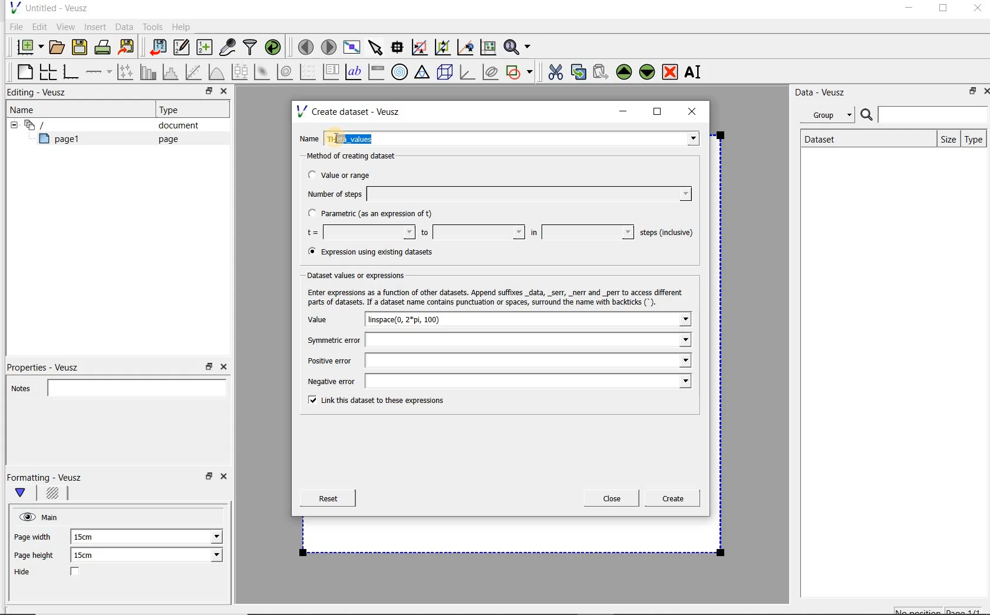  What do you see at coordinates (329, 320) in the screenshot?
I see `Value` at bounding box center [329, 320].